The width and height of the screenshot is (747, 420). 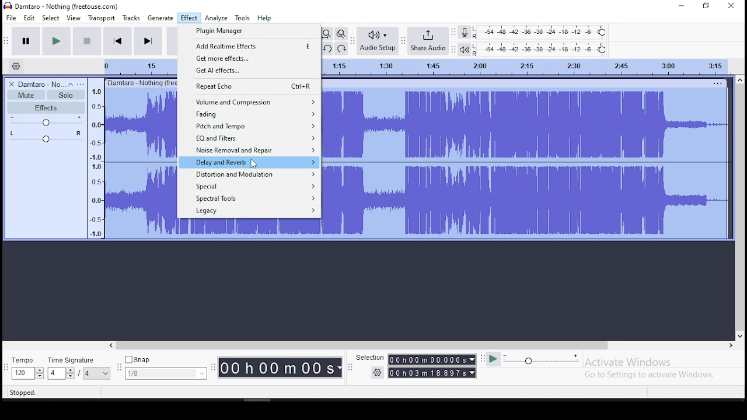 I want to click on solo, so click(x=66, y=95).